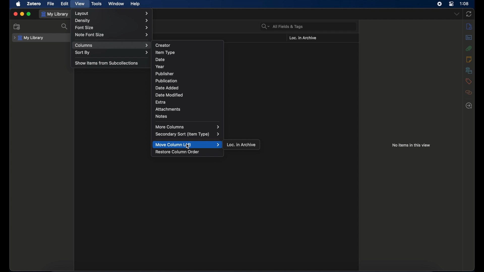 The width and height of the screenshot is (484, 272). Describe the element at coordinates (456, 14) in the screenshot. I see `dropdown` at that location.